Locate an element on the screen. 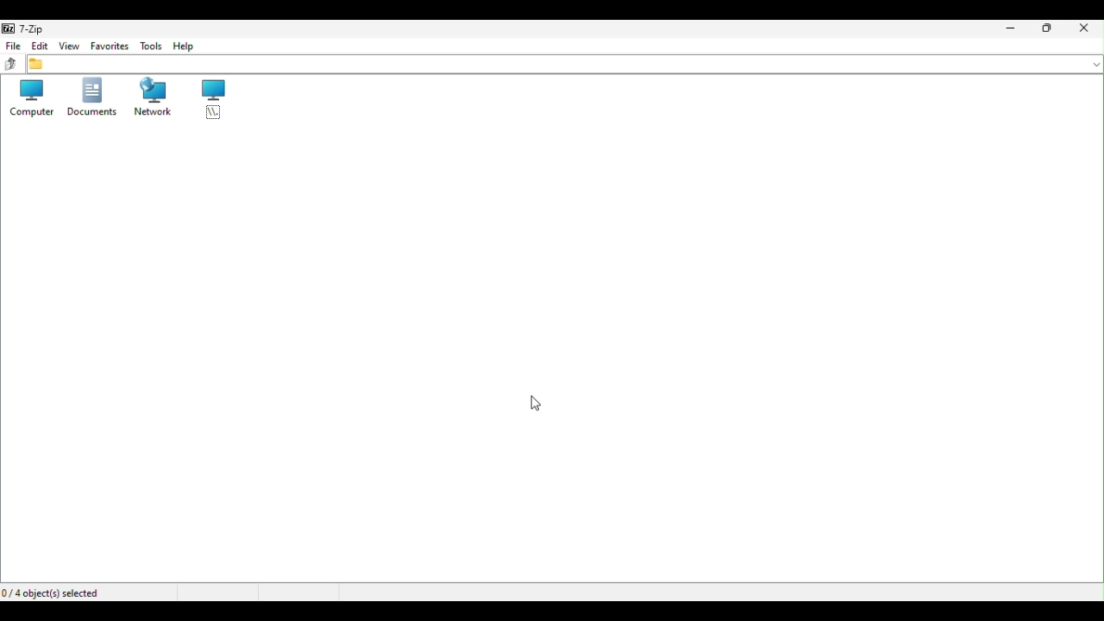  Minimize is located at coordinates (1012, 29).